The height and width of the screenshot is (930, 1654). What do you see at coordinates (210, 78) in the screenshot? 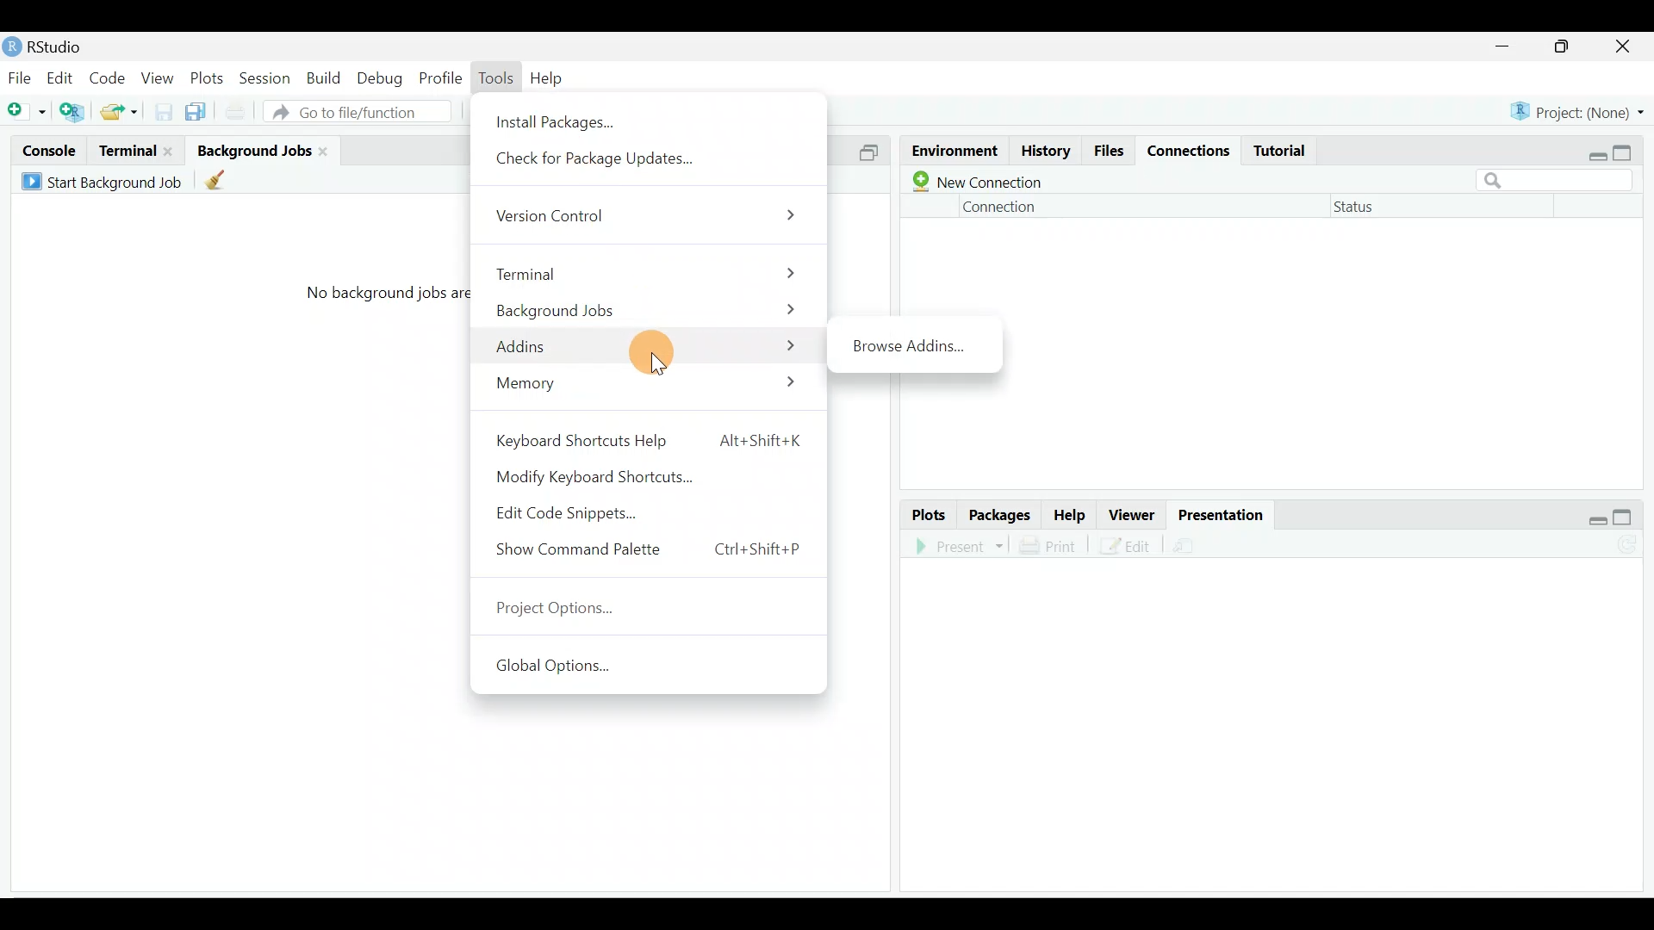
I see `Plots` at bounding box center [210, 78].